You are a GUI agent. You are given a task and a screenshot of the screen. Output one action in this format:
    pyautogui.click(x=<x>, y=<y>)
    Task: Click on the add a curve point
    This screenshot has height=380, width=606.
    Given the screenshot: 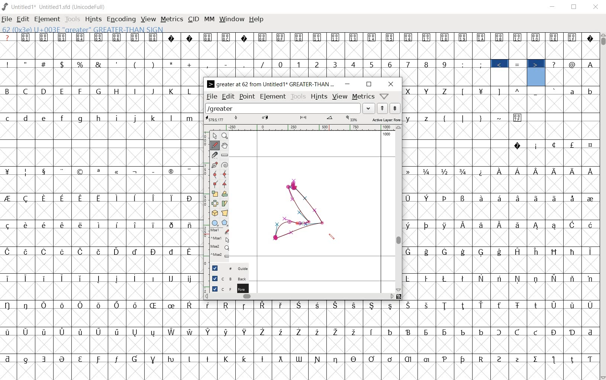 What is the action you would take?
    pyautogui.click(x=215, y=174)
    